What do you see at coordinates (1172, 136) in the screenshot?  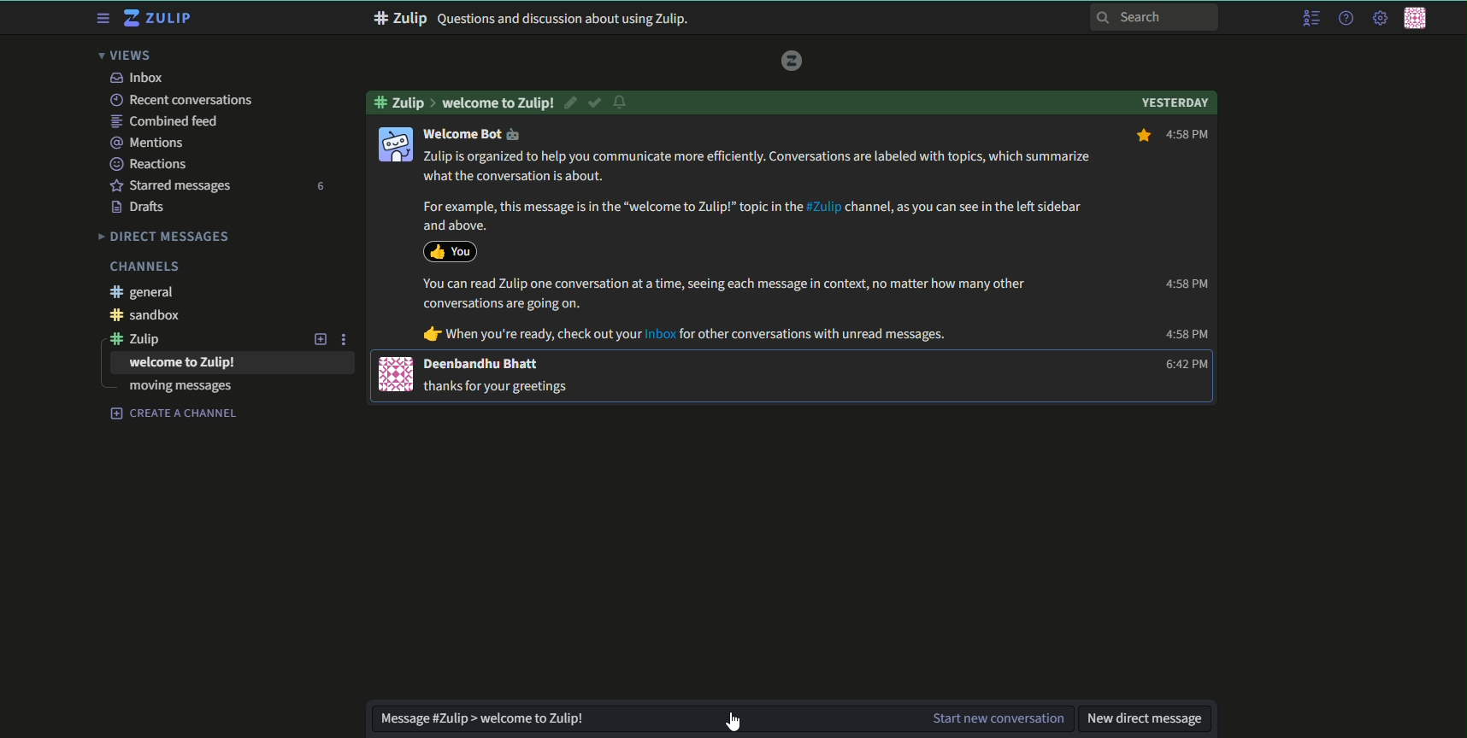 I see `4:58 PM` at bounding box center [1172, 136].